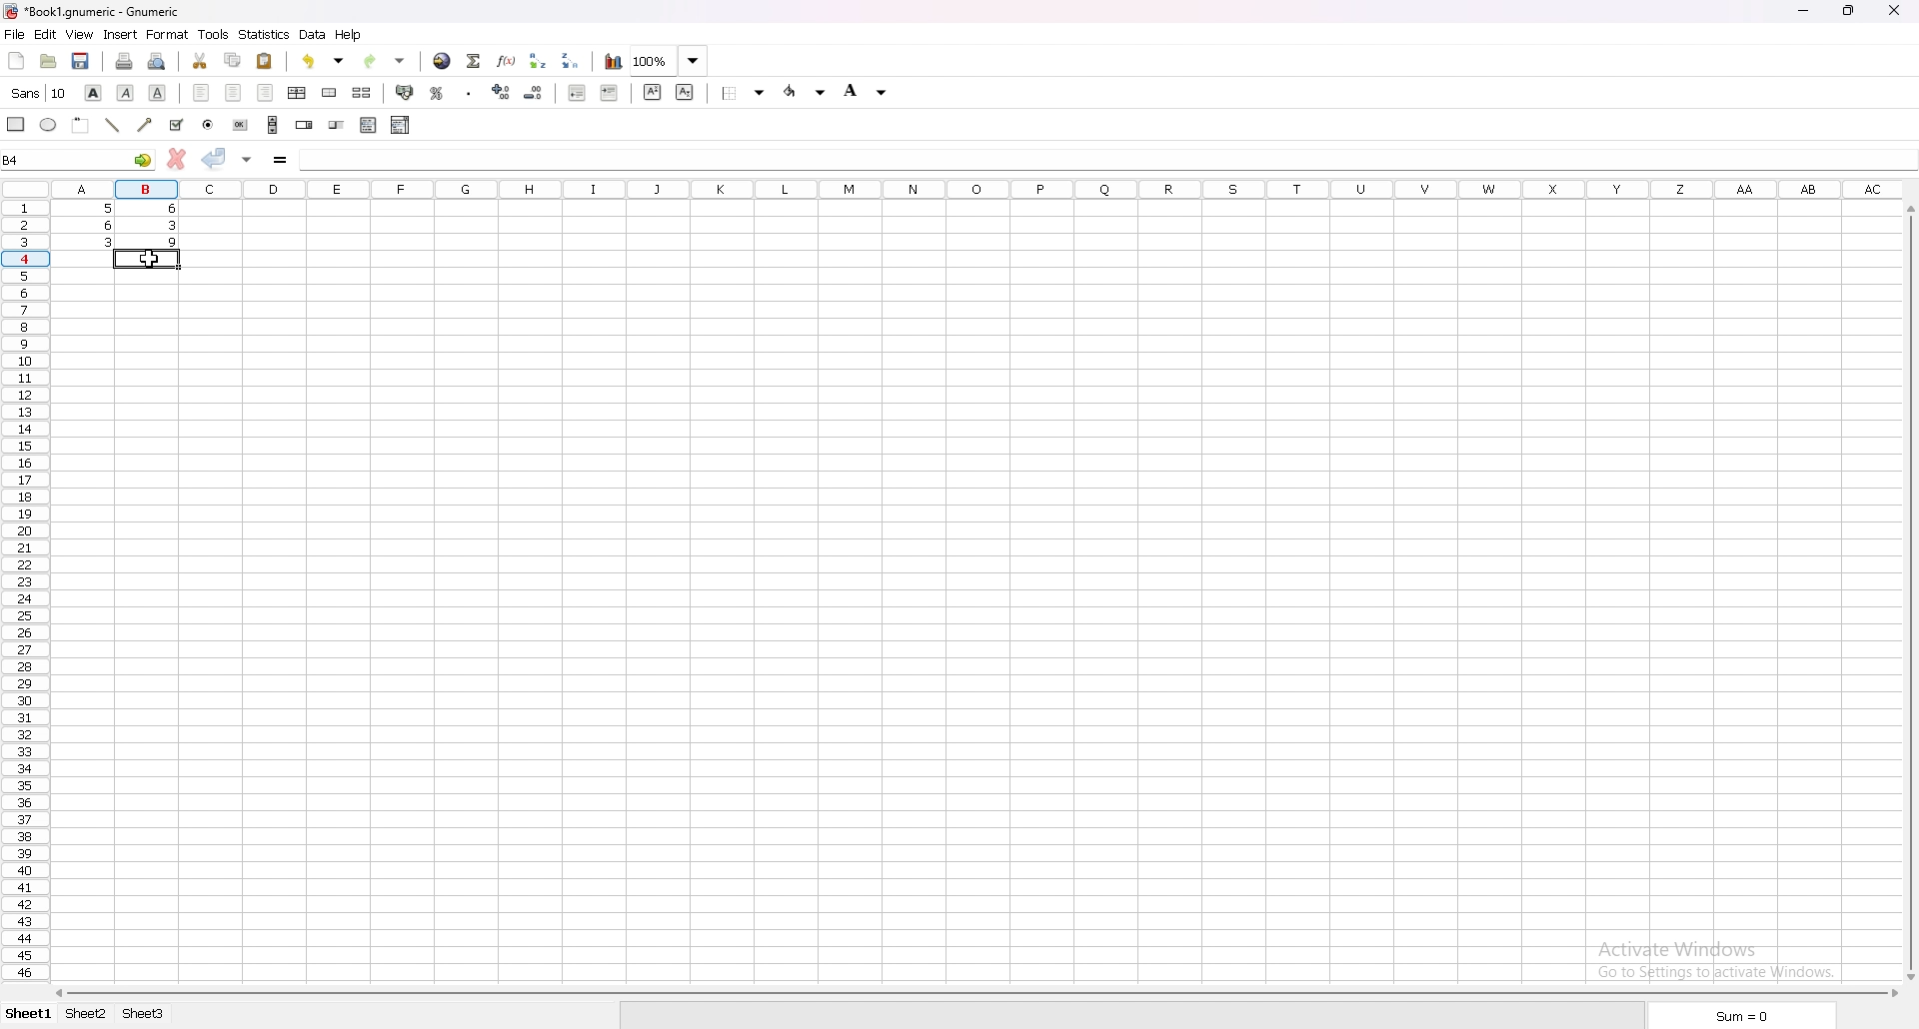 The height and width of the screenshot is (1029, 1919). Describe the element at coordinates (123, 62) in the screenshot. I see `print` at that location.